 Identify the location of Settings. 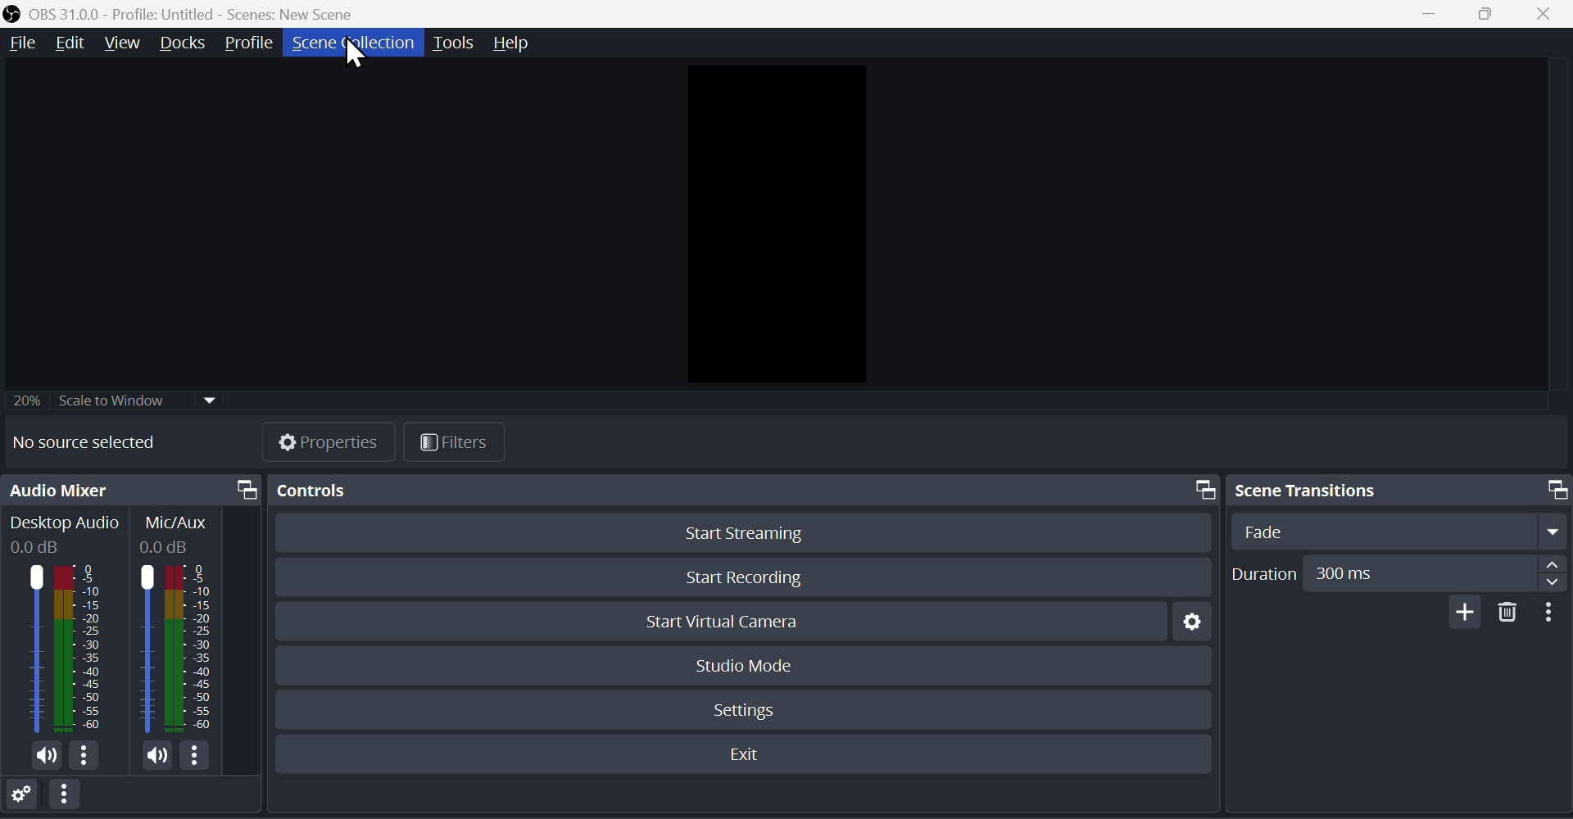
(1187, 627).